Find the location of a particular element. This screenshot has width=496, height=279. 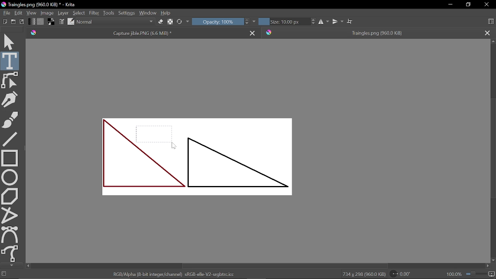

Save is located at coordinates (22, 22).